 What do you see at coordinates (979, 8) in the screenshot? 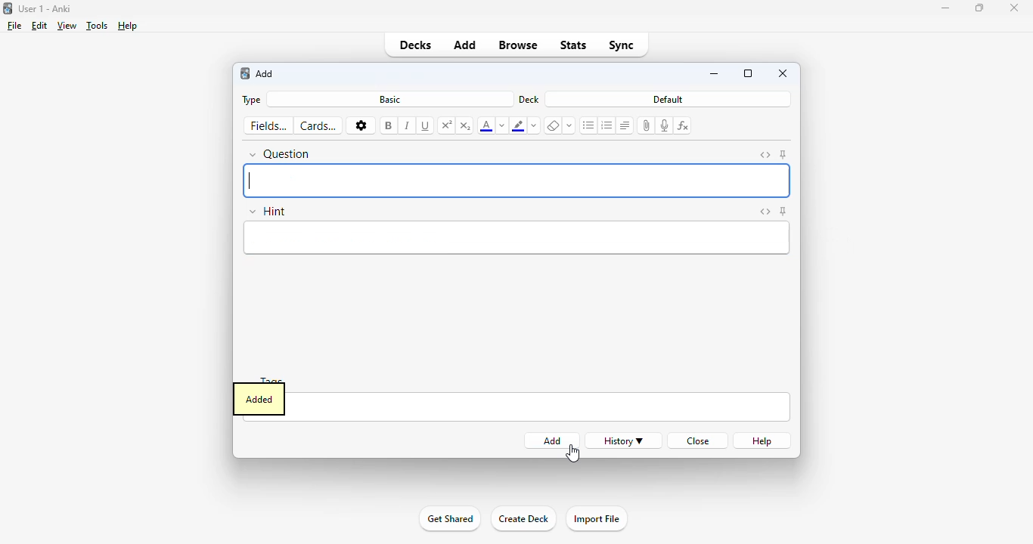
I see `maximize` at bounding box center [979, 8].